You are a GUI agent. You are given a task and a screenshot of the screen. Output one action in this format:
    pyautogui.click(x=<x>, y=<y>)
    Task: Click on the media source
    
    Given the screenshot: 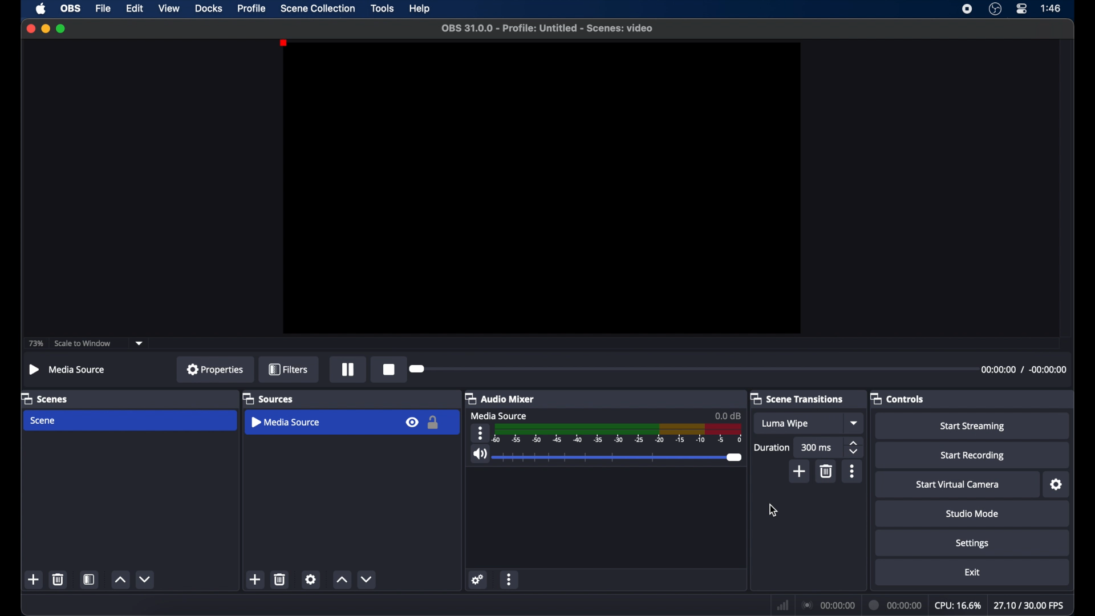 What is the action you would take?
    pyautogui.click(x=287, y=422)
    